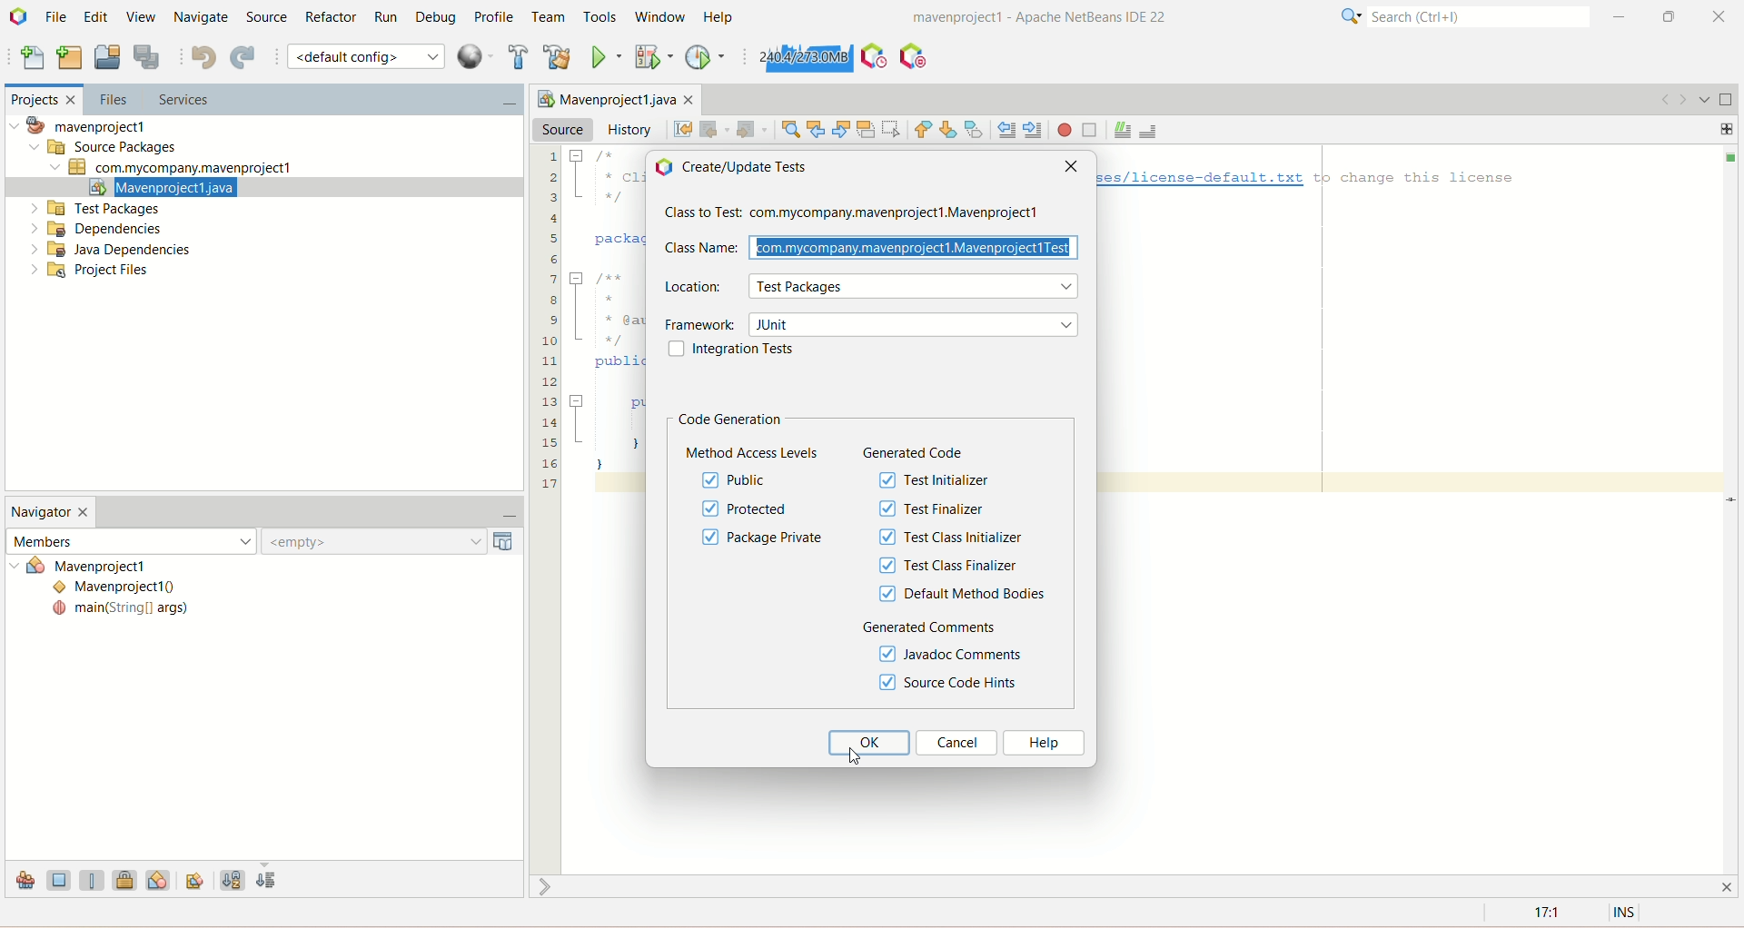  What do you see at coordinates (869, 248) in the screenshot?
I see `class name` at bounding box center [869, 248].